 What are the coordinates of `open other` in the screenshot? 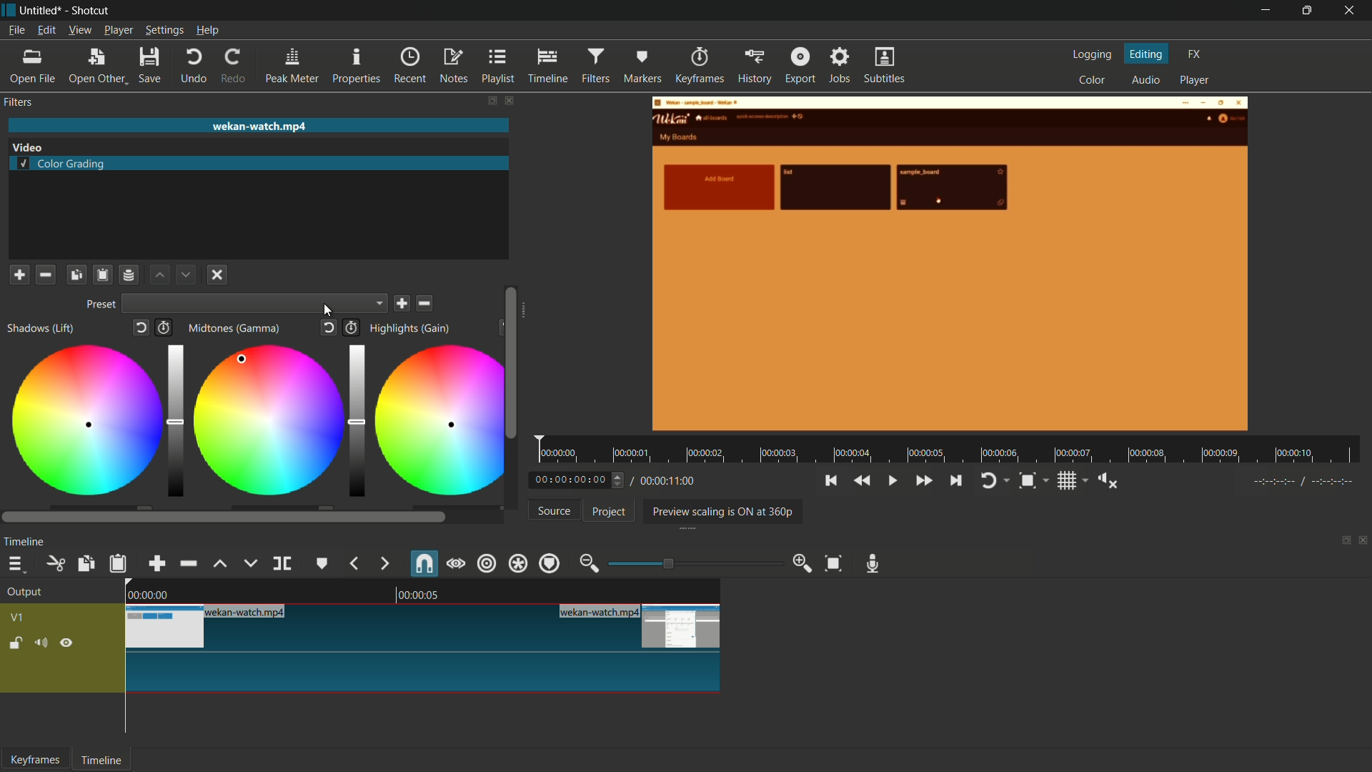 It's located at (97, 67).